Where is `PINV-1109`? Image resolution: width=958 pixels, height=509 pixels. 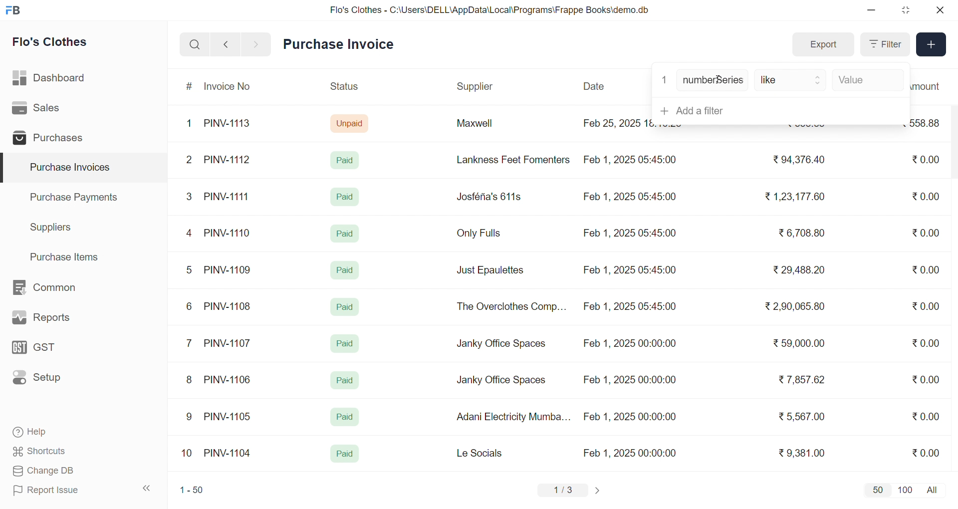
PINV-1109 is located at coordinates (229, 269).